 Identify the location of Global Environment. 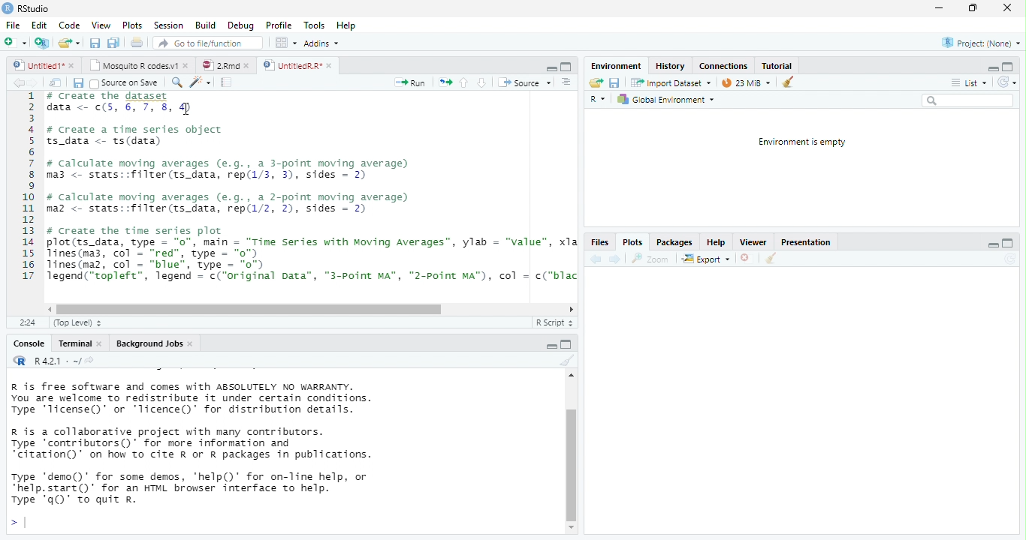
(665, 100).